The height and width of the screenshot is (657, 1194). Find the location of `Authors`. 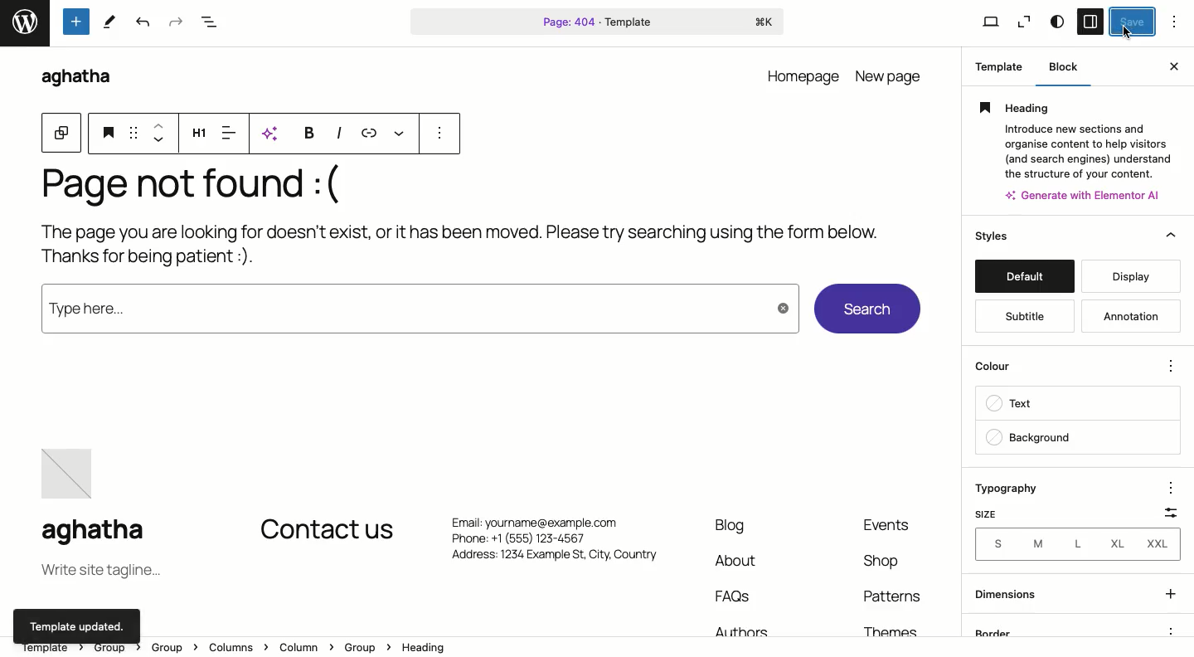

Authors is located at coordinates (737, 629).